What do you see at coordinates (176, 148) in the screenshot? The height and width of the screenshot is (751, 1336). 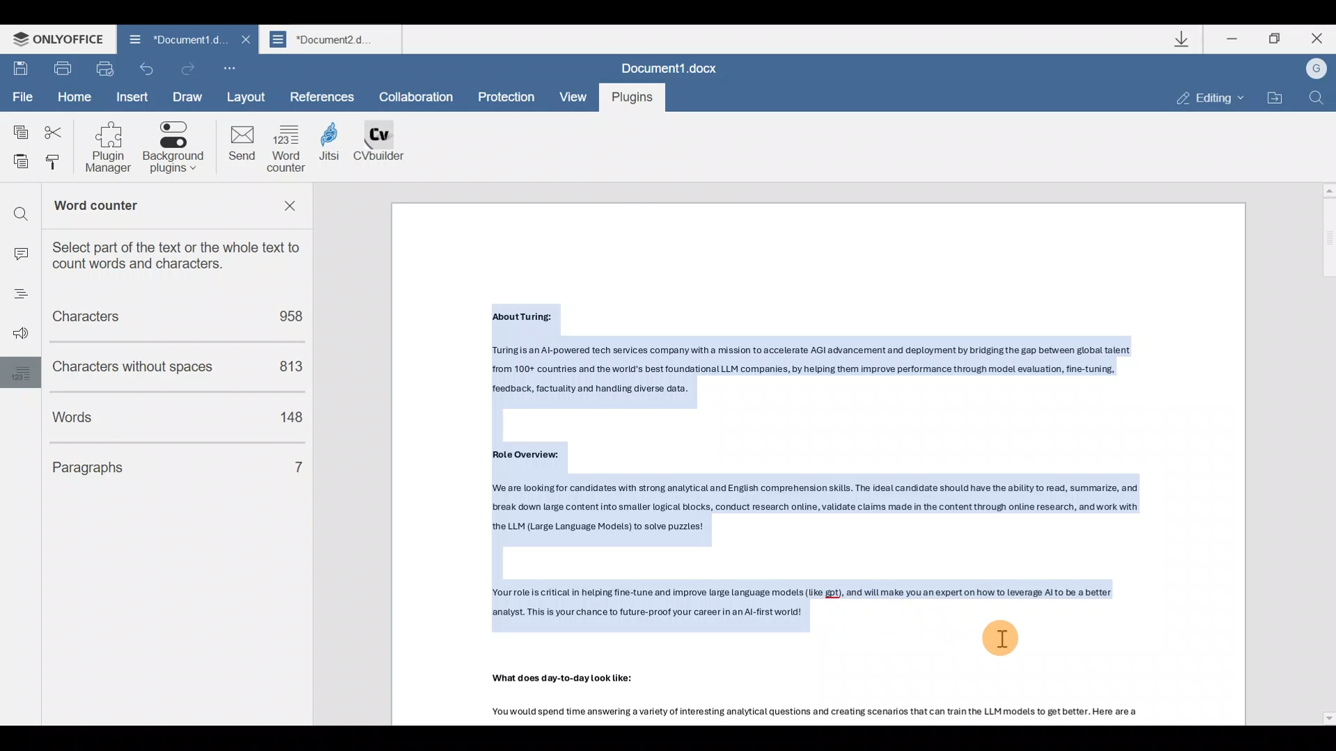 I see `Background plugins` at bounding box center [176, 148].